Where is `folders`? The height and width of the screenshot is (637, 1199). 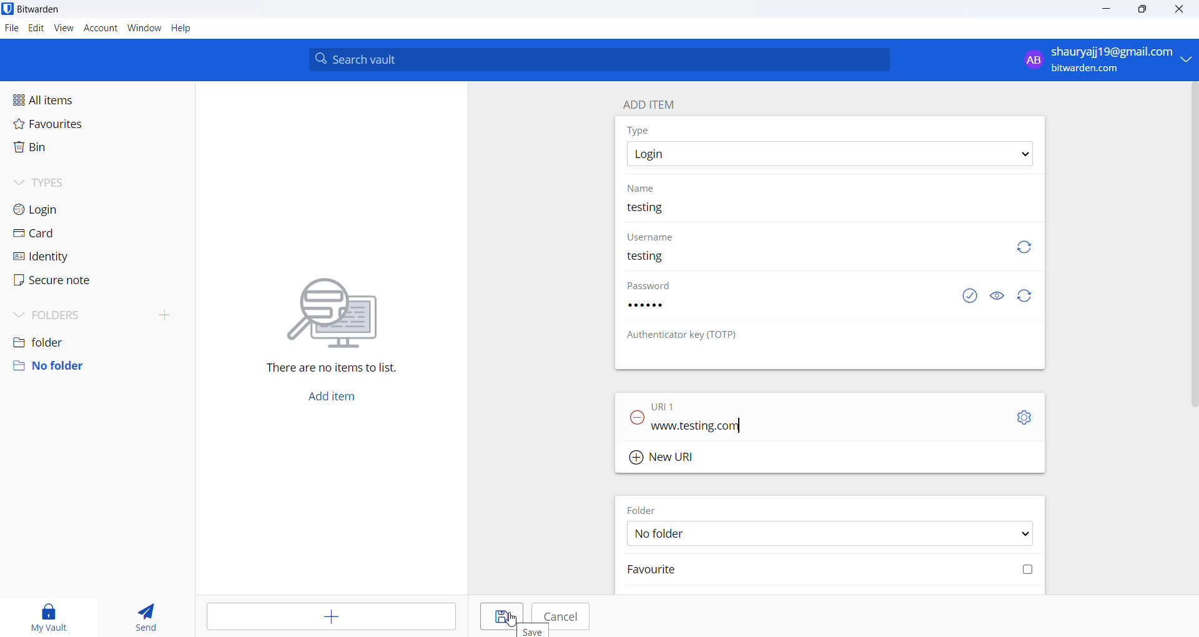
folders is located at coordinates (100, 312).